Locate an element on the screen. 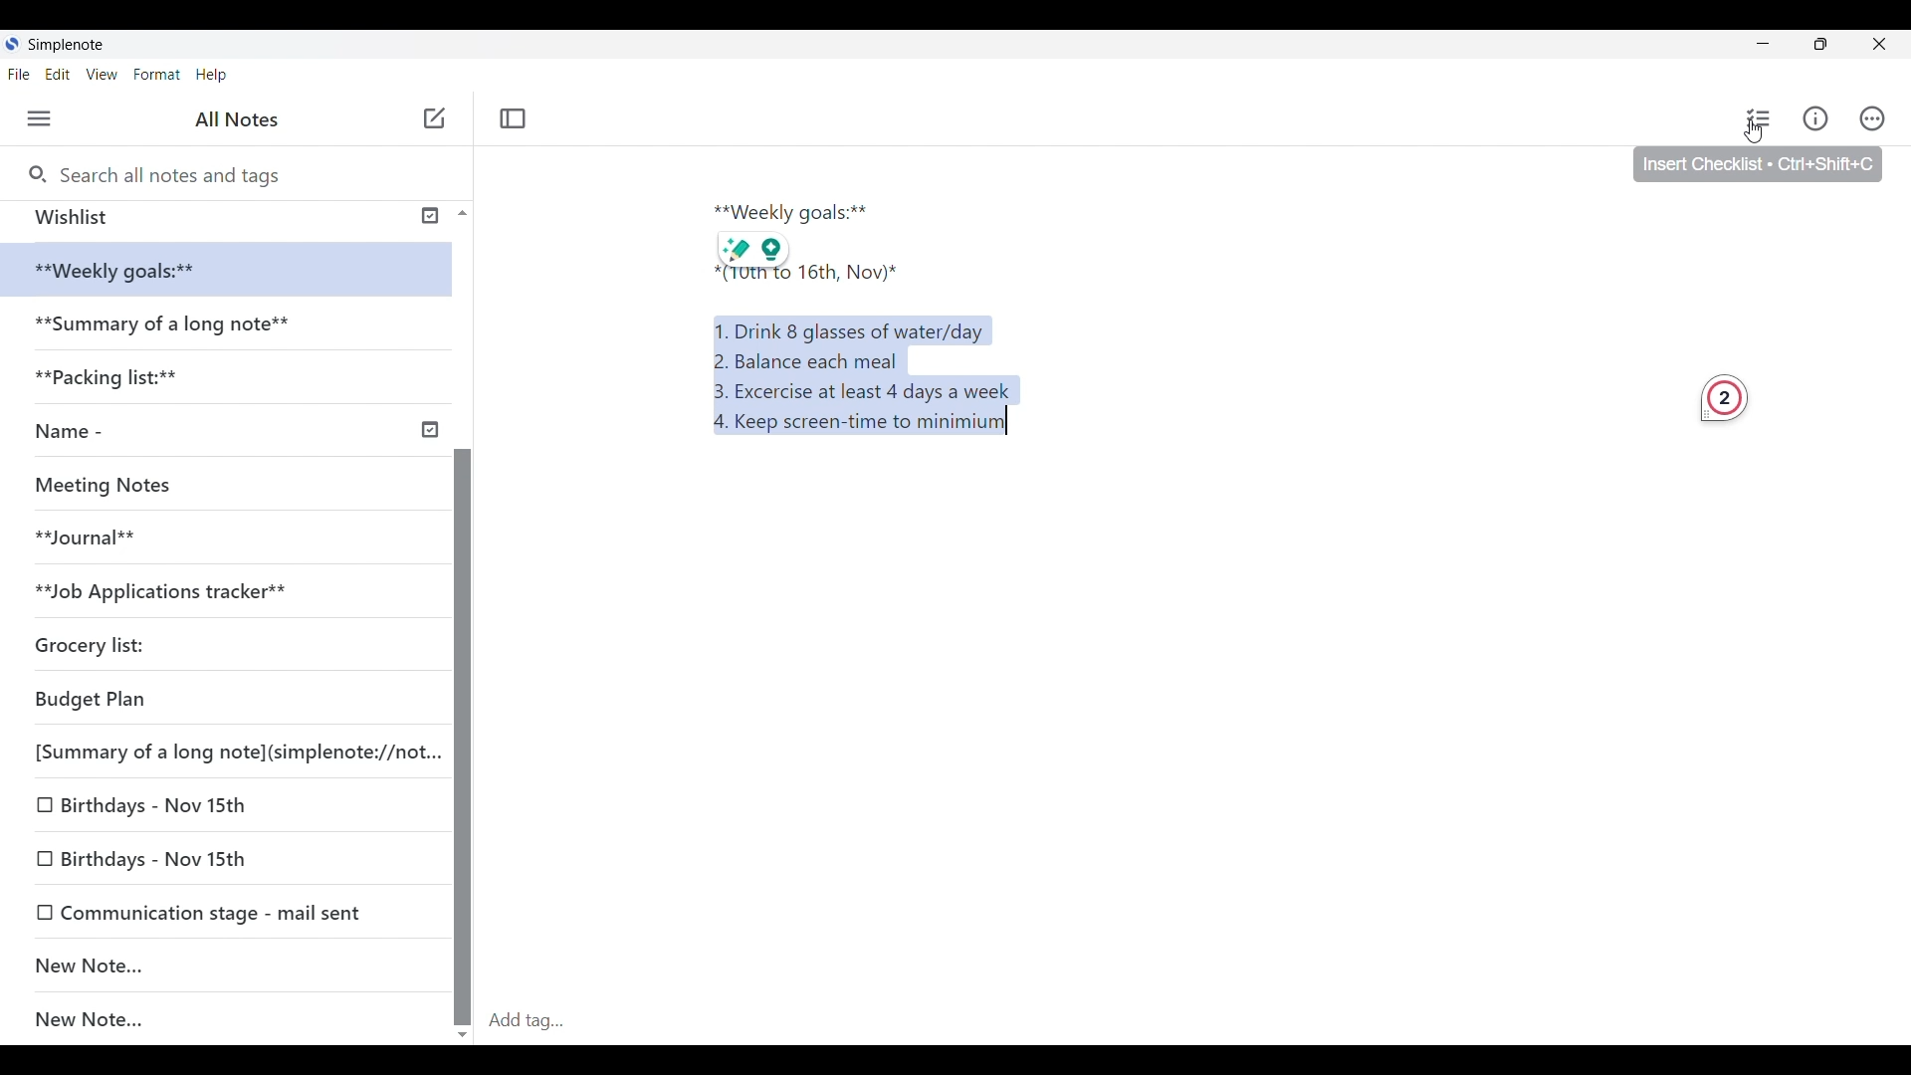 Image resolution: width=1911 pixels, height=1075 pixels. Scroll bar is located at coordinates (462, 687).